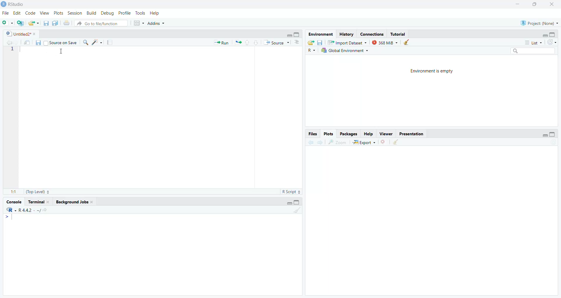 The image size is (561, 298). Describe the element at coordinates (365, 143) in the screenshot. I see `Export` at that location.